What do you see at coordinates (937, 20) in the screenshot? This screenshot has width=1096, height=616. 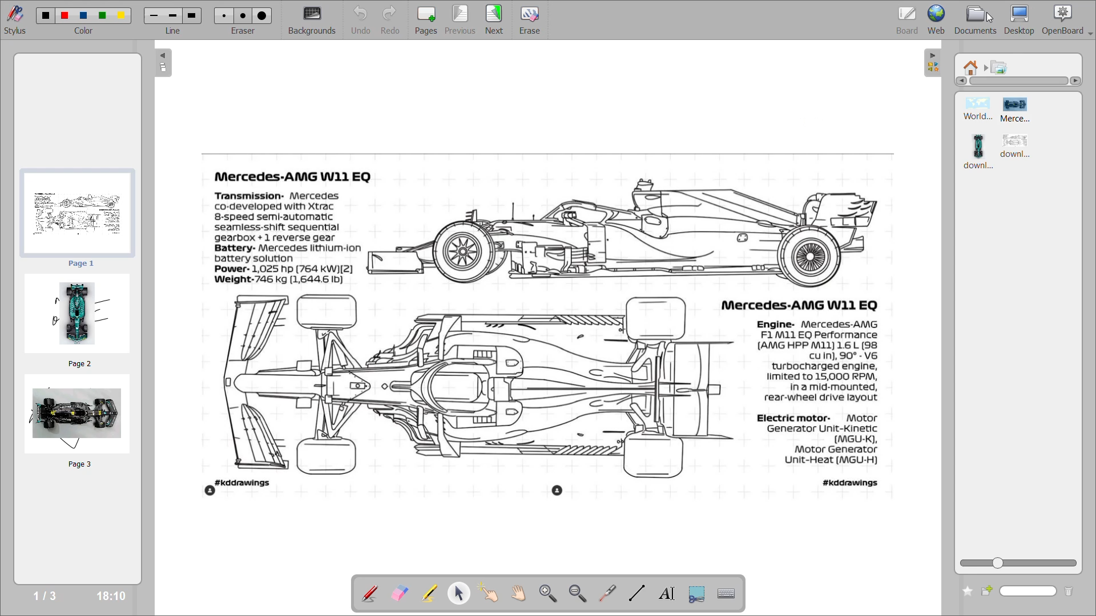 I see `web` at bounding box center [937, 20].